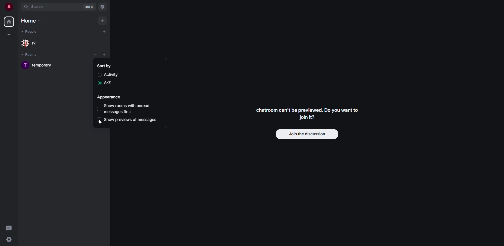 The height and width of the screenshot is (246, 504). What do you see at coordinates (102, 7) in the screenshot?
I see `navigator` at bounding box center [102, 7].